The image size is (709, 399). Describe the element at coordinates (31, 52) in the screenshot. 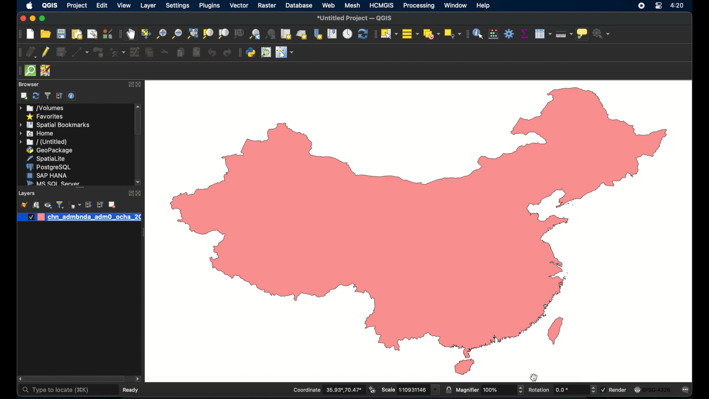

I see `current edits` at that location.